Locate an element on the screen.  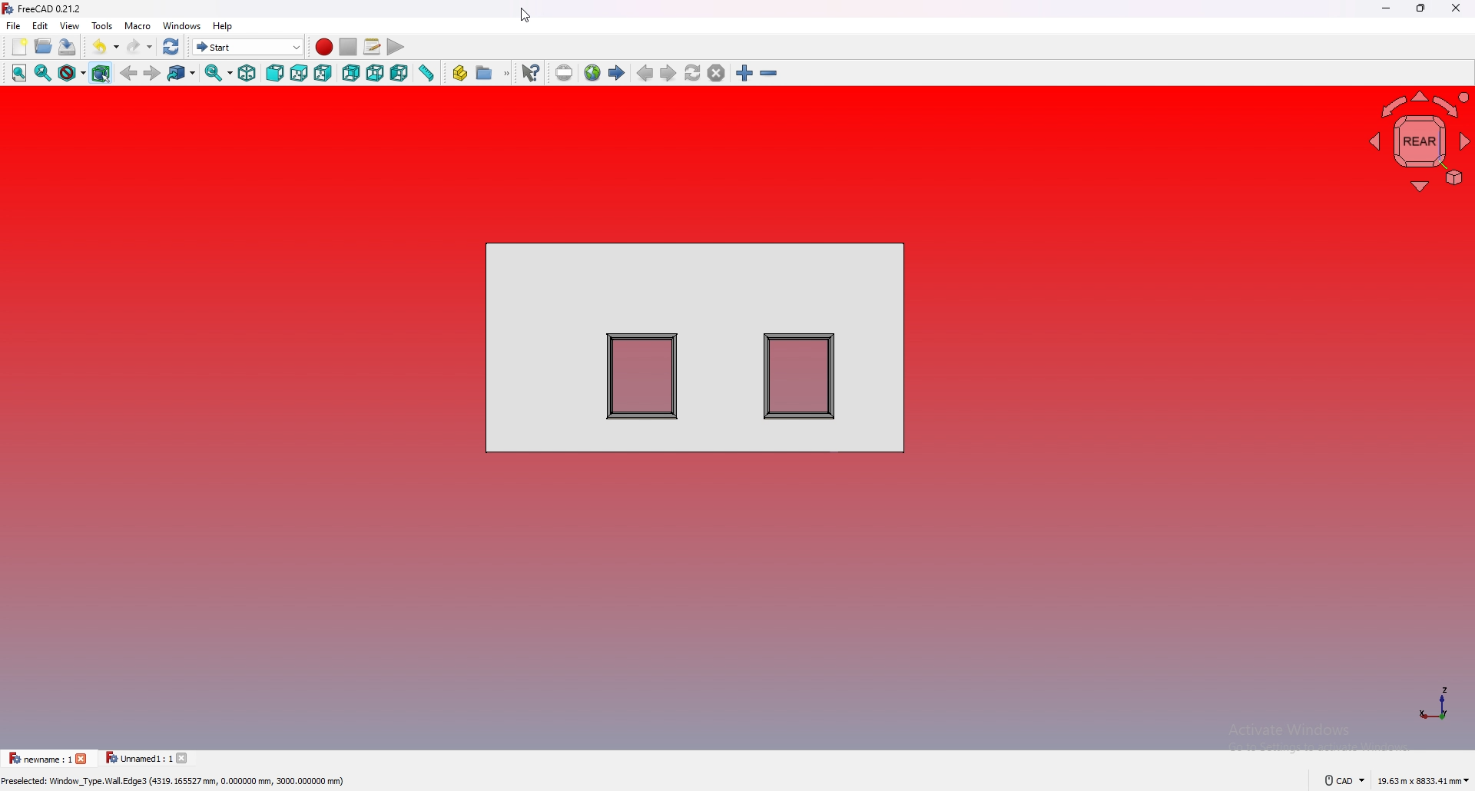
view is located at coordinates (71, 25).